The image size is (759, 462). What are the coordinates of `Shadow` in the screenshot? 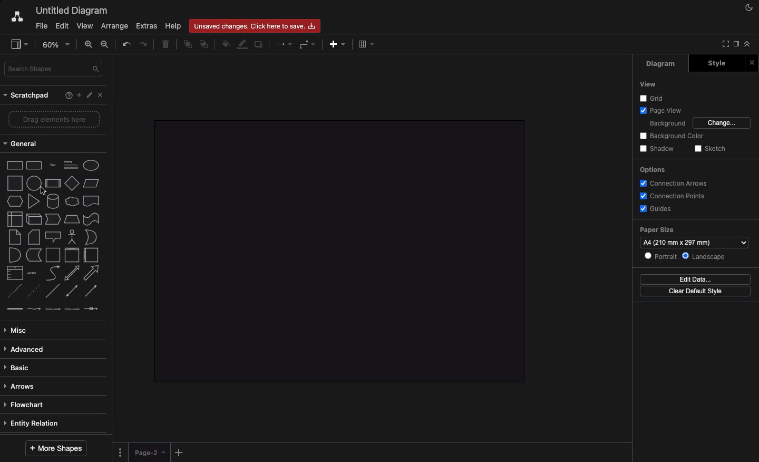 It's located at (658, 149).